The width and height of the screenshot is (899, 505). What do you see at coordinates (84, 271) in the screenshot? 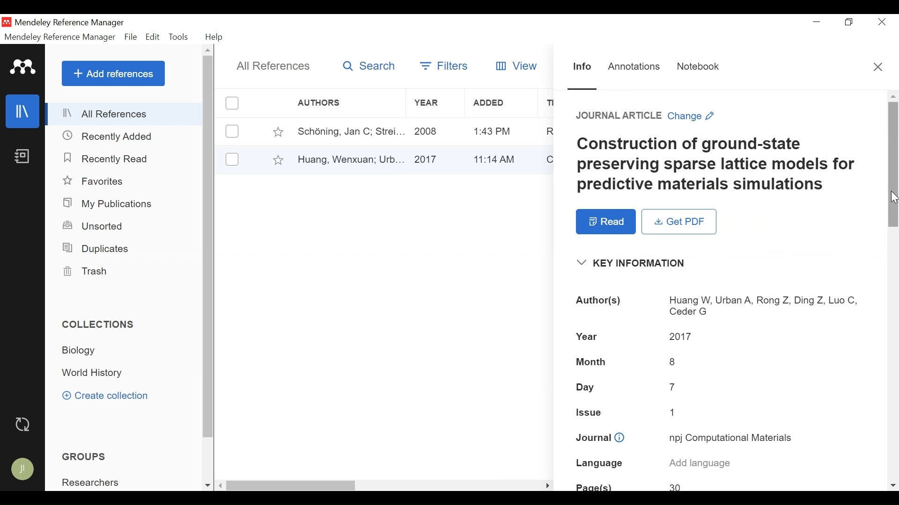
I see `Trash` at bounding box center [84, 271].